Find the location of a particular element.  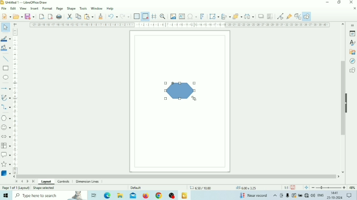

Page number is located at coordinates (16, 188).